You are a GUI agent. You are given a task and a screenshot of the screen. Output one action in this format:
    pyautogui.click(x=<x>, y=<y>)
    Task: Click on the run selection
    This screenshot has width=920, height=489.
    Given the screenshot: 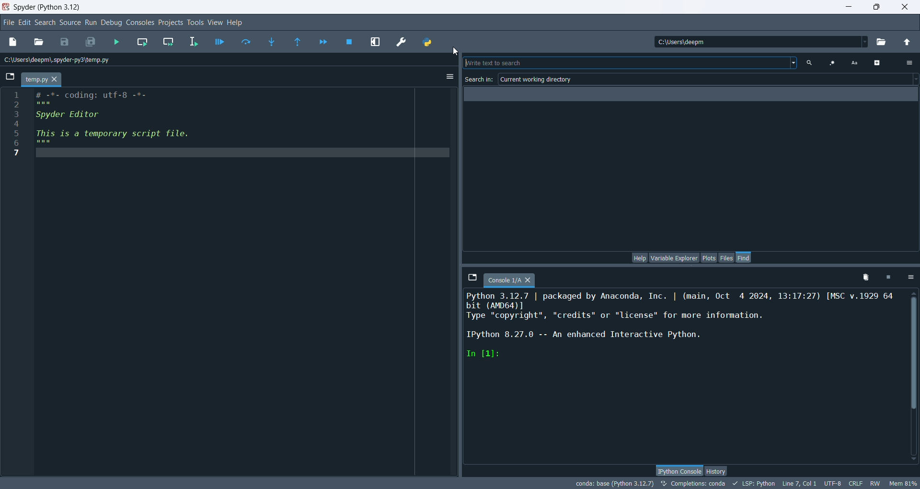 What is the action you would take?
    pyautogui.click(x=194, y=41)
    